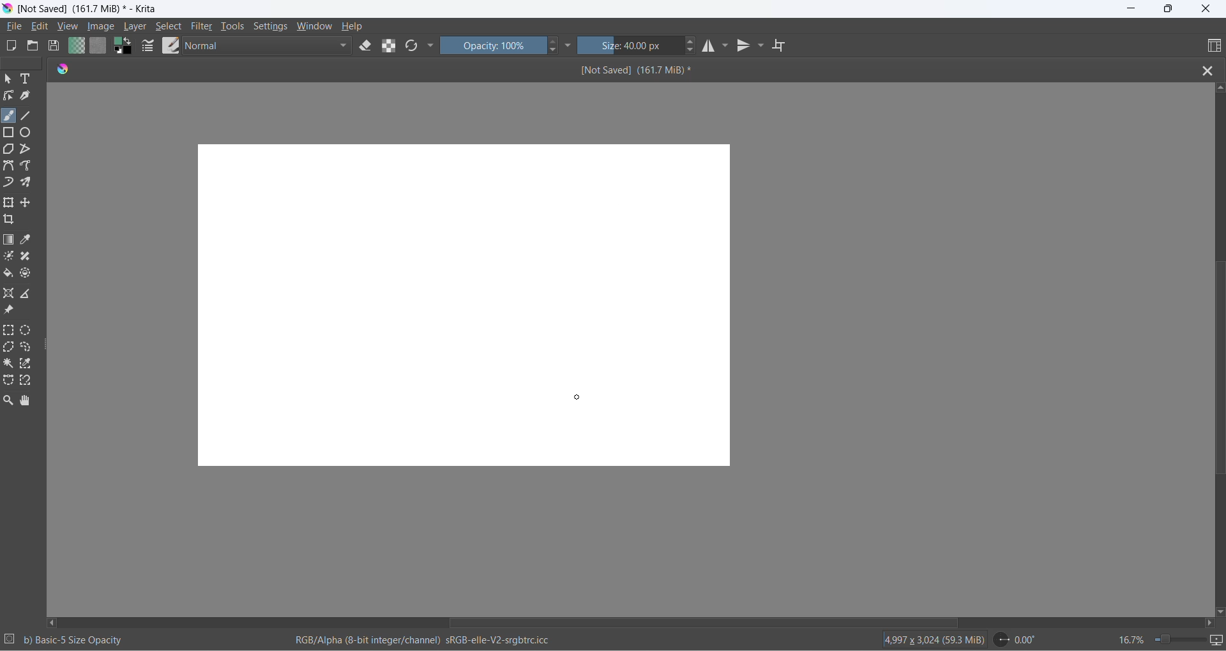  Describe the element at coordinates (427, 640) in the screenshot. I see `rgb information` at that location.